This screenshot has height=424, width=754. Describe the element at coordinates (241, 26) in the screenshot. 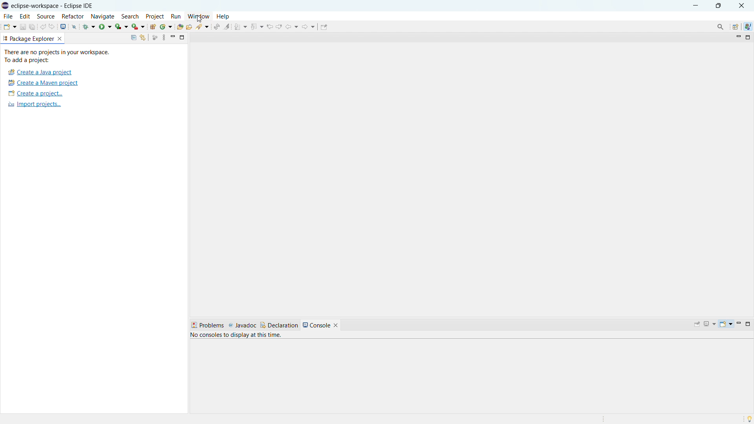

I see `next annotation` at that location.